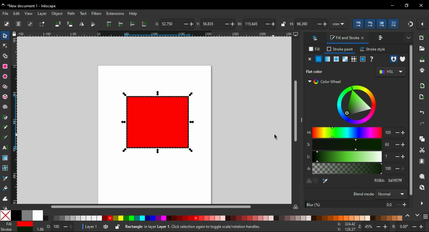  Describe the element at coordinates (91, 227) in the screenshot. I see `layer1` at that location.